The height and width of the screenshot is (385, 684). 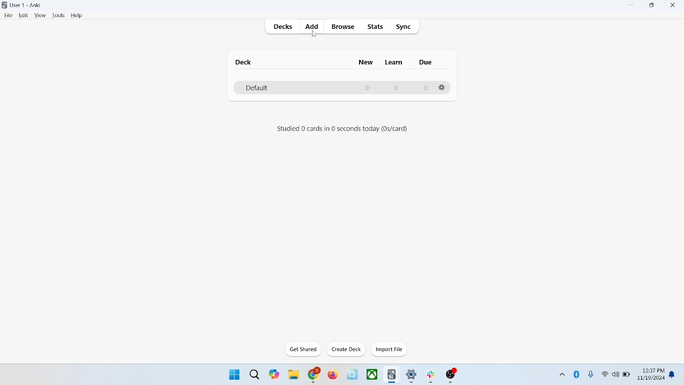 I want to click on x-box, so click(x=372, y=374).